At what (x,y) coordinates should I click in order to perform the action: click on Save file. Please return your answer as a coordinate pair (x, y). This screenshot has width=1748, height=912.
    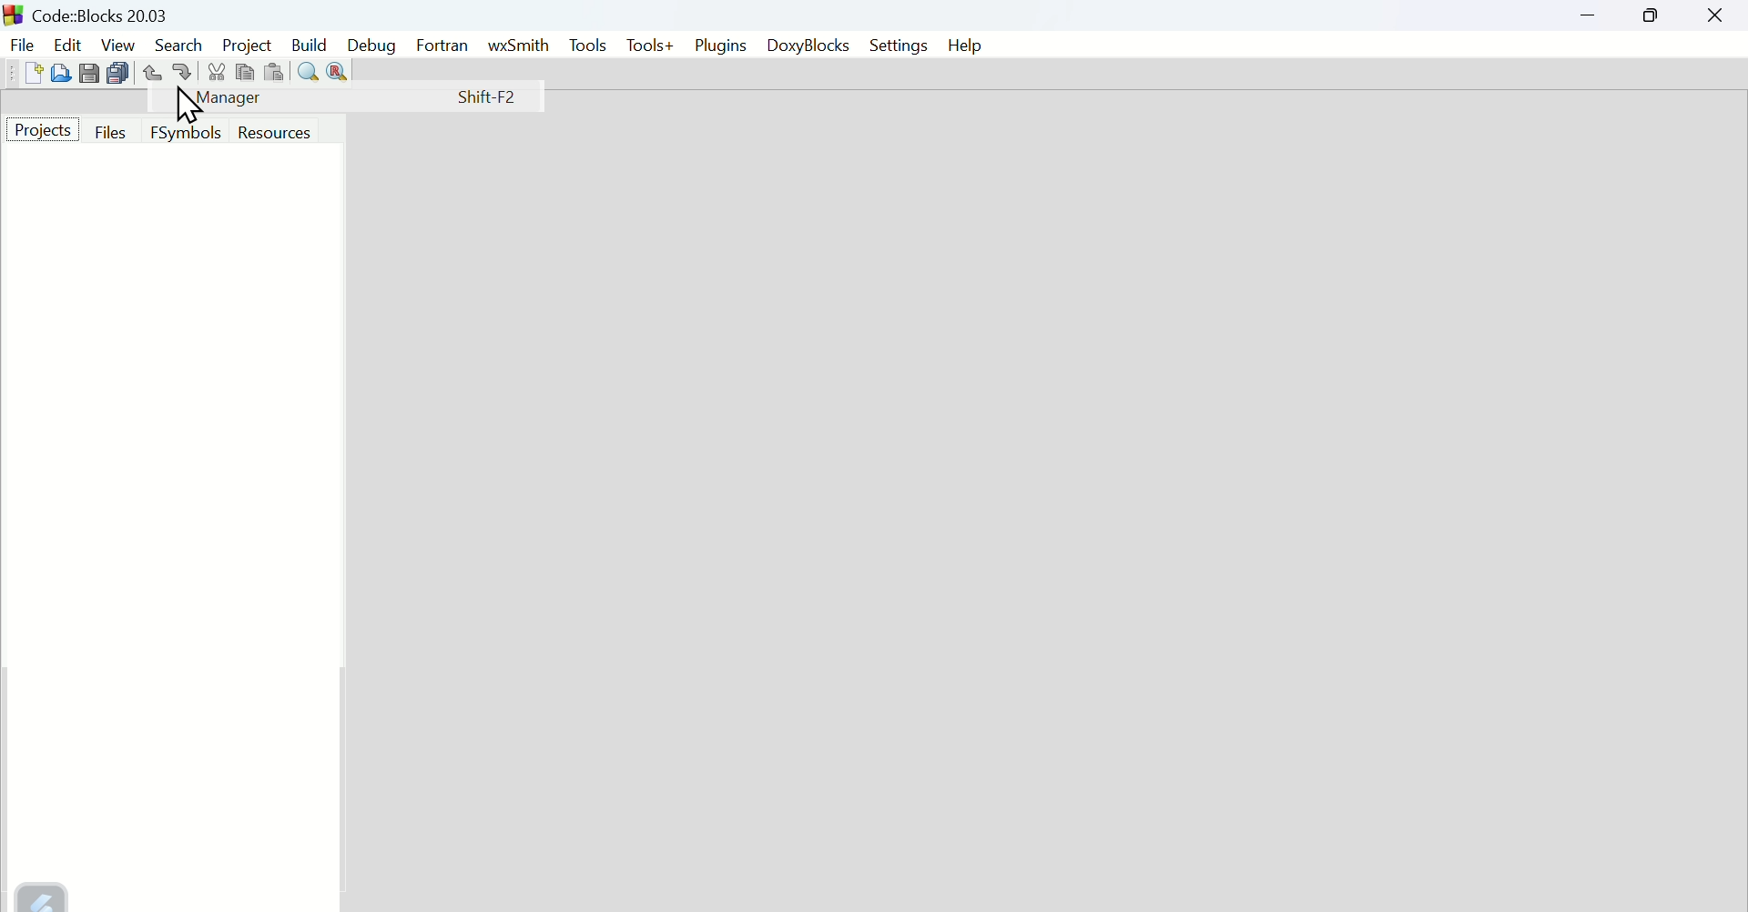
    Looking at the image, I should click on (90, 72).